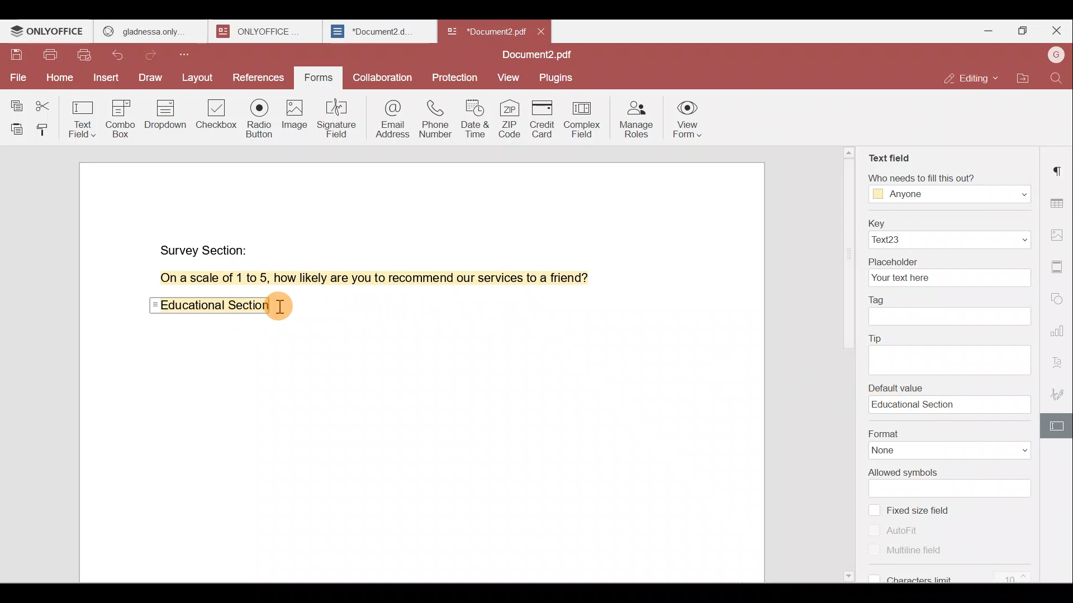 The height and width of the screenshot is (603, 1073). Describe the element at coordinates (951, 483) in the screenshot. I see `Allowed symbols` at that location.